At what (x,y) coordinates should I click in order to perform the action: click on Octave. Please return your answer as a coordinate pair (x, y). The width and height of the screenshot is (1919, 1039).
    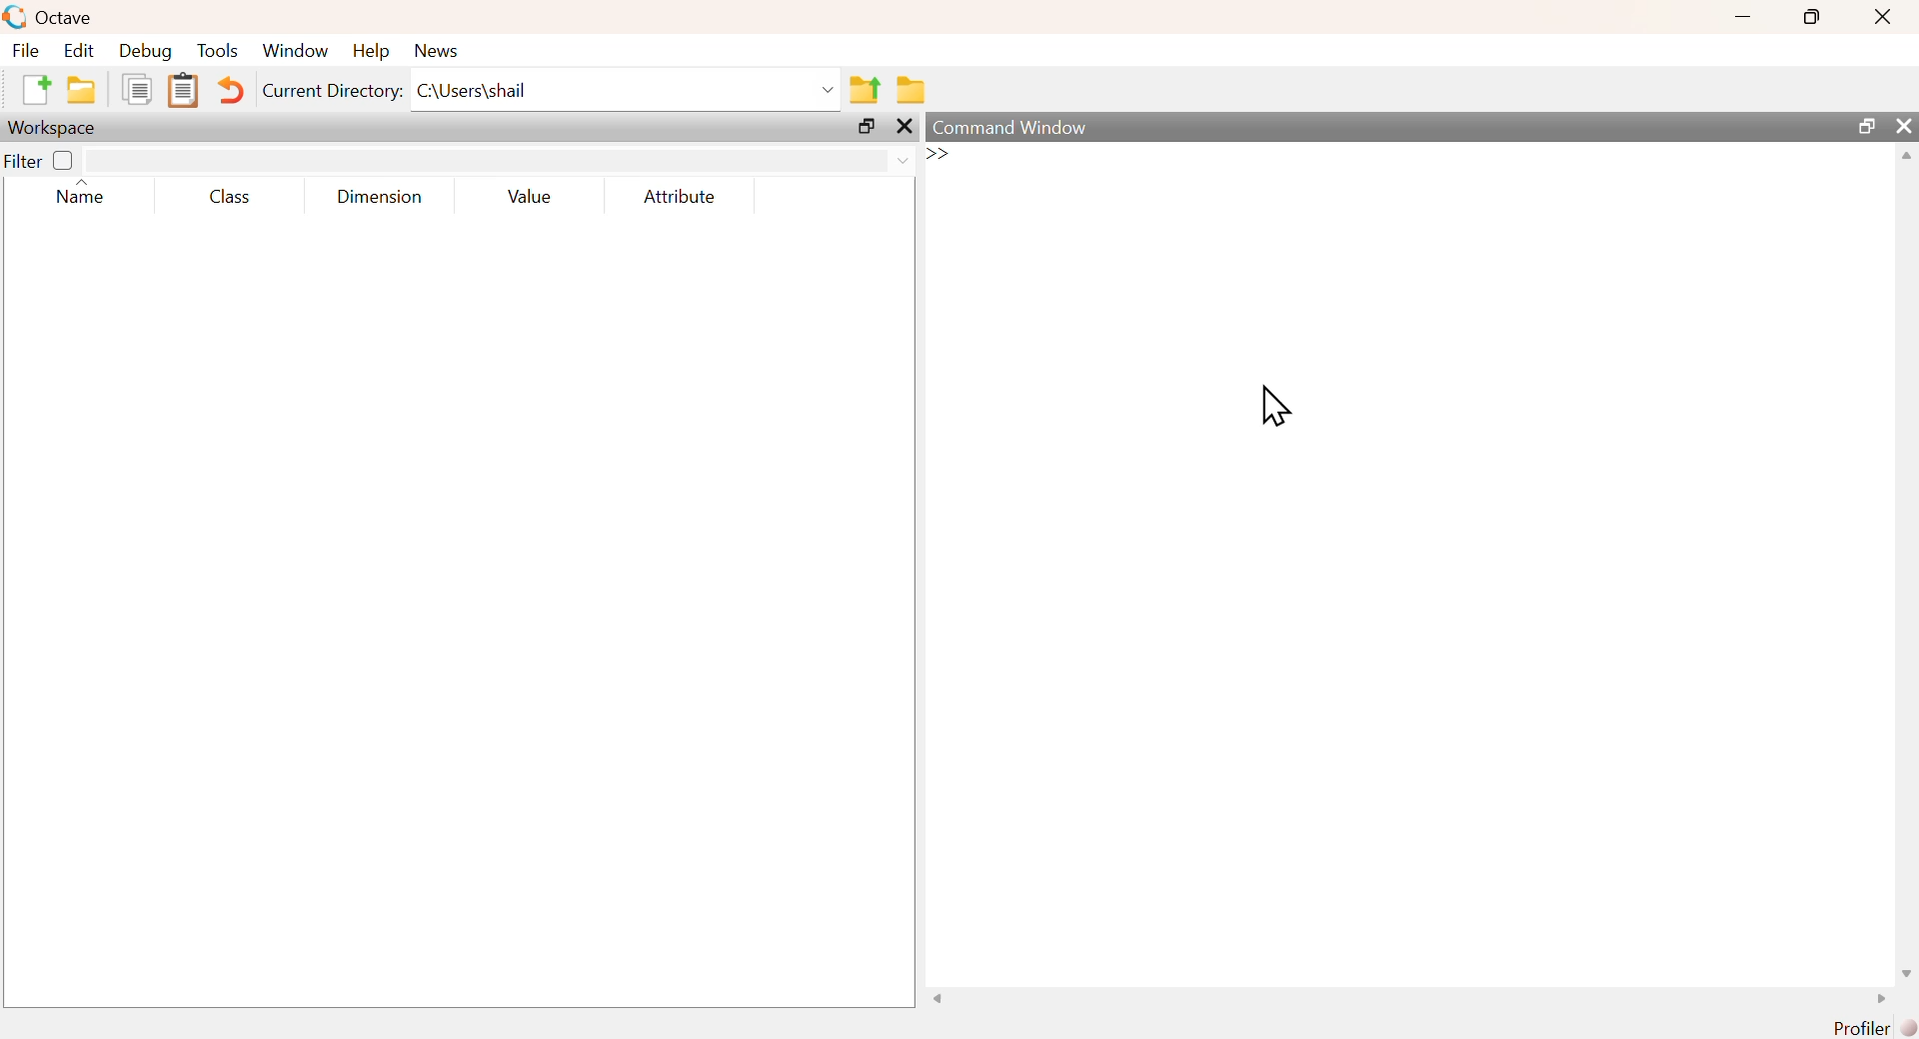
    Looking at the image, I should click on (62, 18).